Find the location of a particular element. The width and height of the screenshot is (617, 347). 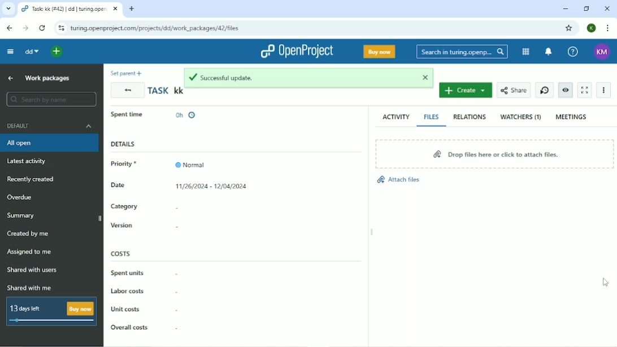

Spent units is located at coordinates (144, 272).